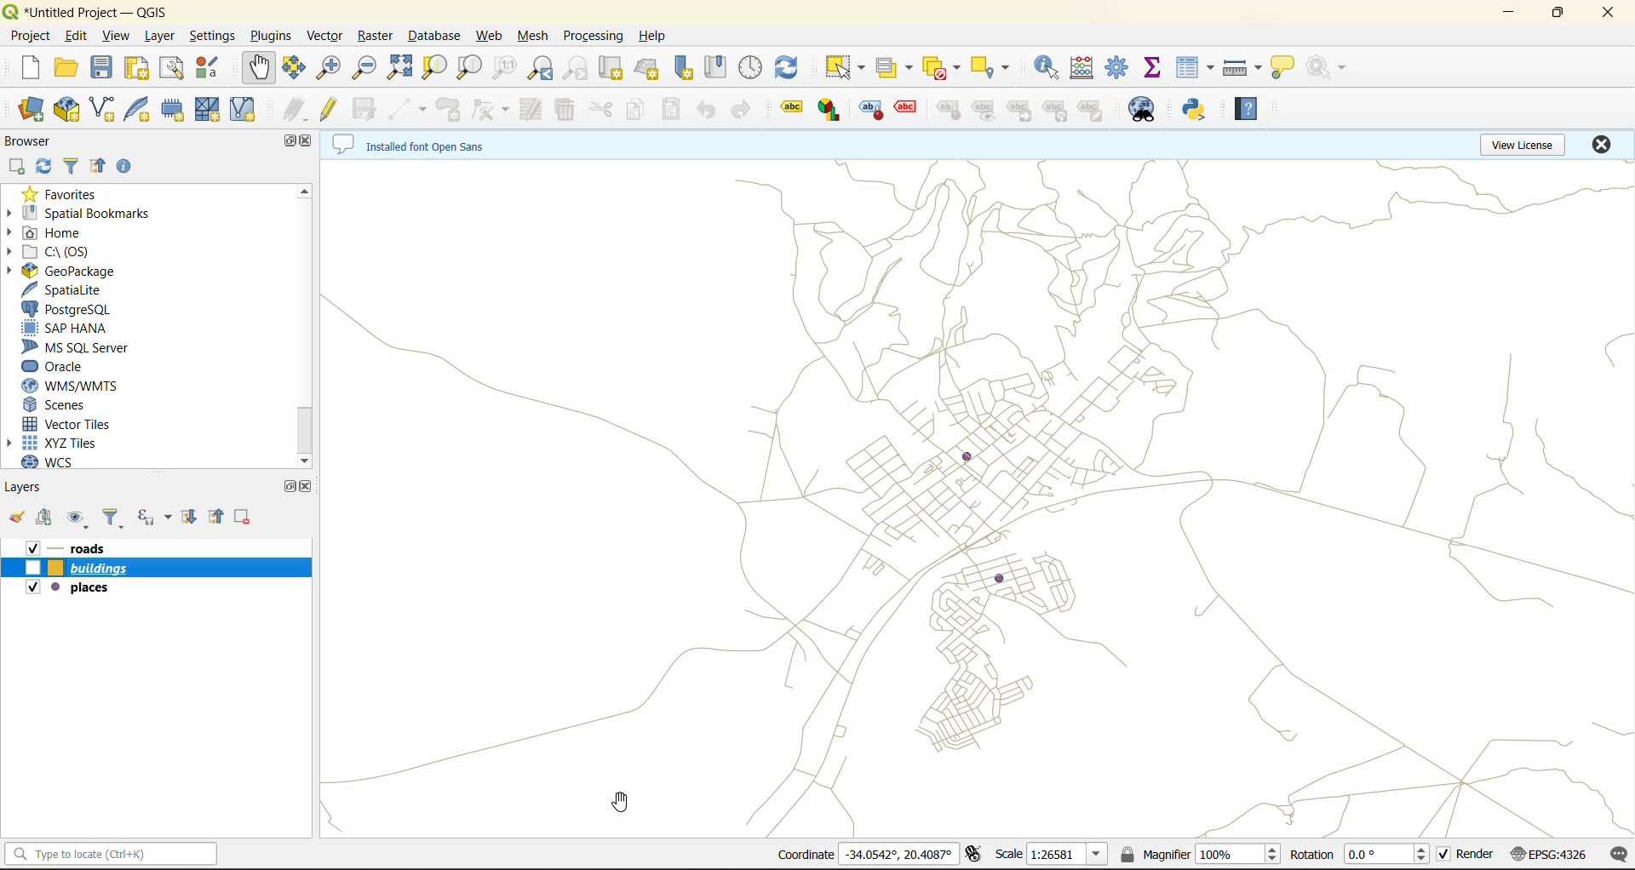 The width and height of the screenshot is (1635, 870). What do you see at coordinates (61, 69) in the screenshot?
I see `open` at bounding box center [61, 69].